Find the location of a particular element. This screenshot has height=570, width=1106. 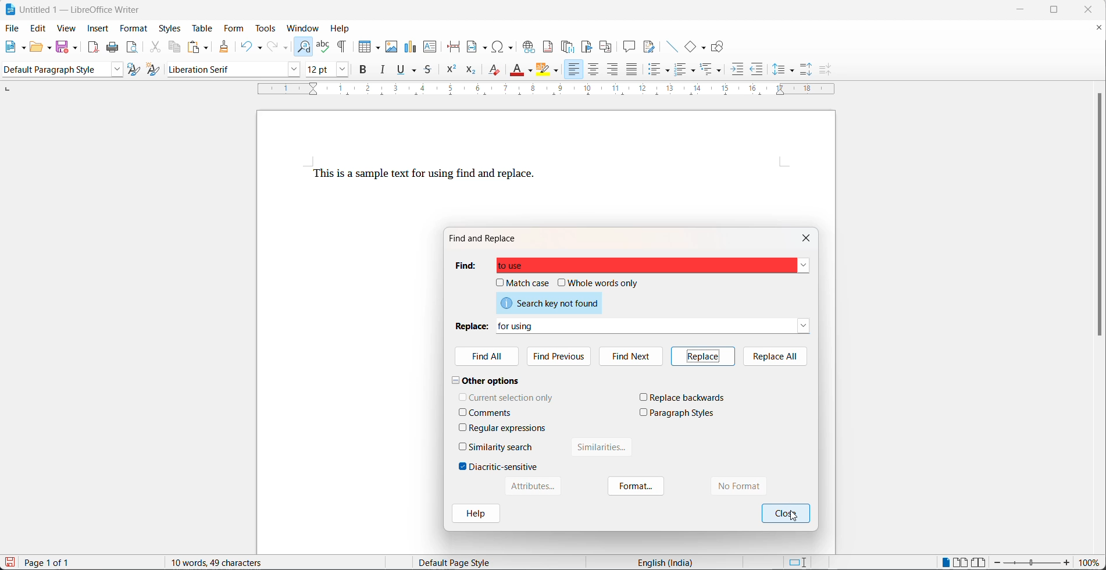

open options is located at coordinates (50, 47).